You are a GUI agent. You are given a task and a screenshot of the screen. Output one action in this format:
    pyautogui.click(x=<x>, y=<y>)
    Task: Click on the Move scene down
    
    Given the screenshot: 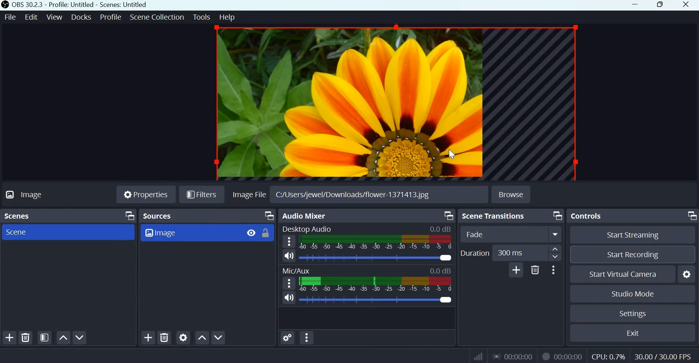 What is the action you would take?
    pyautogui.click(x=80, y=338)
    